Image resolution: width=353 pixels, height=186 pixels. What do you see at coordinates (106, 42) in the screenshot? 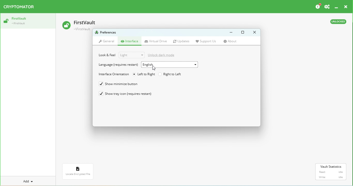
I see `General` at bounding box center [106, 42].